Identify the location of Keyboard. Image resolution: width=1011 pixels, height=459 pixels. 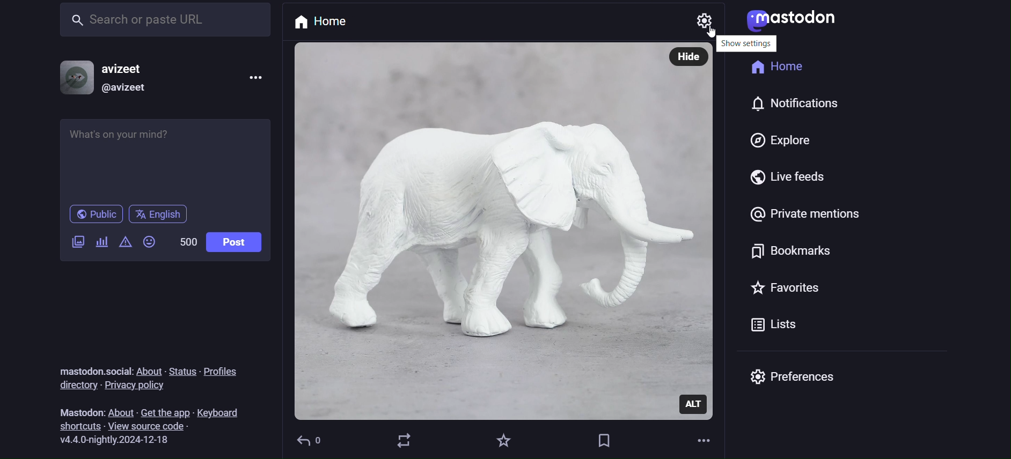
(223, 410).